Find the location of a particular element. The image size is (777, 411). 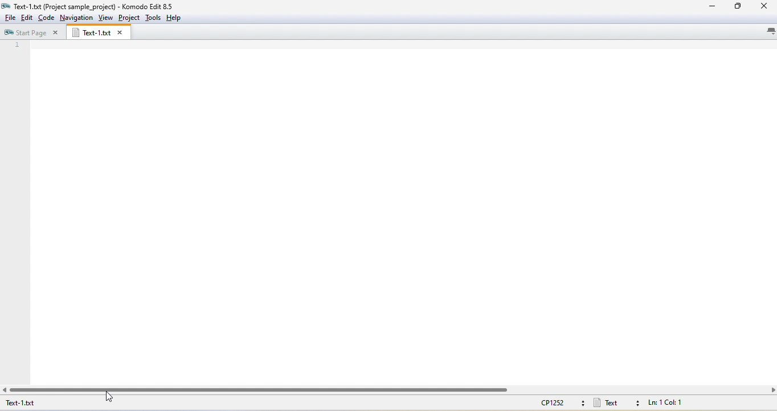

edit is located at coordinates (27, 18).